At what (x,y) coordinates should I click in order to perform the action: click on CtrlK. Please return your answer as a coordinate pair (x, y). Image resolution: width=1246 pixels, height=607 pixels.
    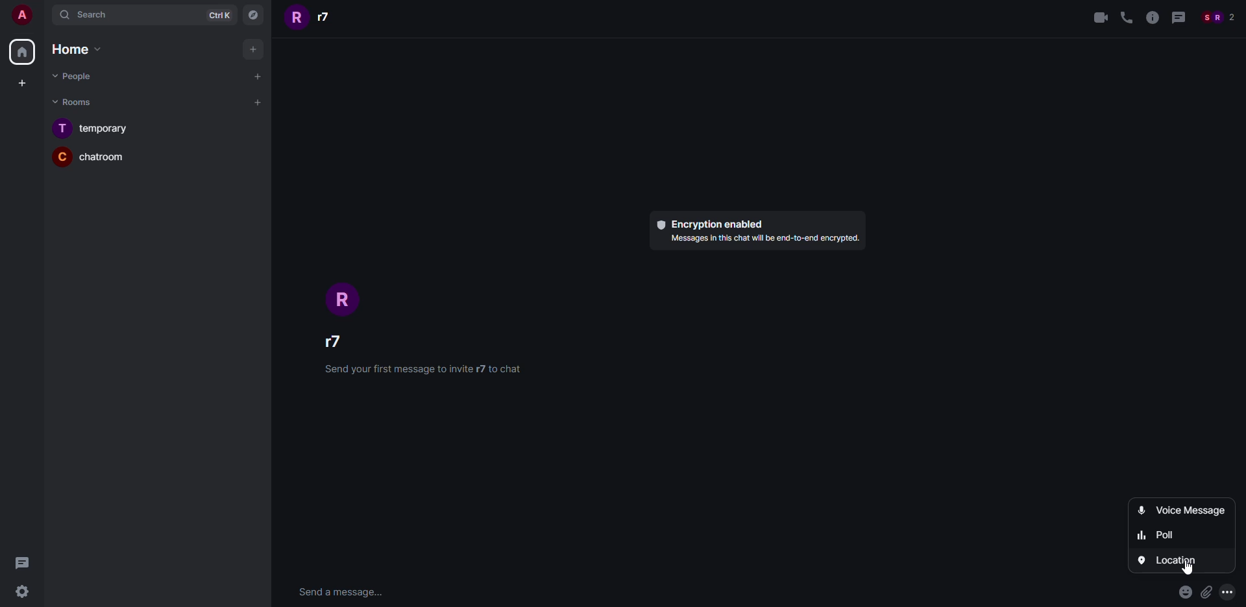
    Looking at the image, I should click on (221, 15).